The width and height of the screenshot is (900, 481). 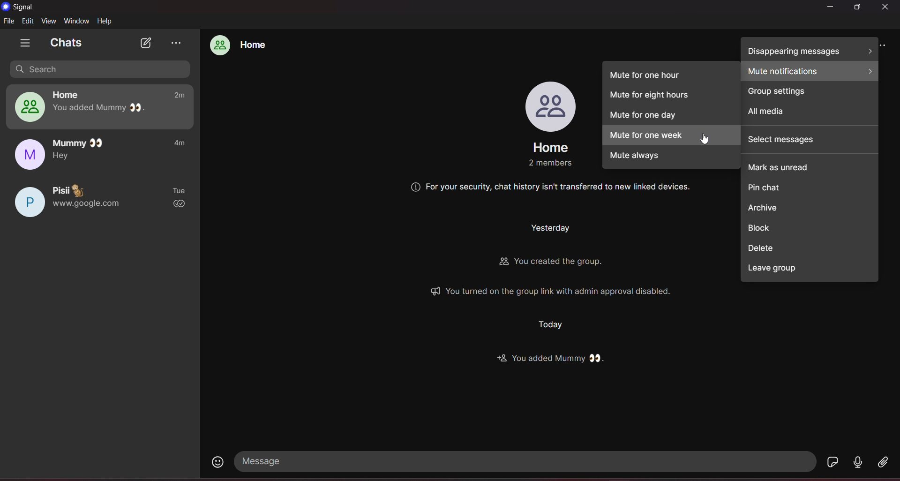 What do you see at coordinates (670, 136) in the screenshot?
I see `mute for one week` at bounding box center [670, 136].